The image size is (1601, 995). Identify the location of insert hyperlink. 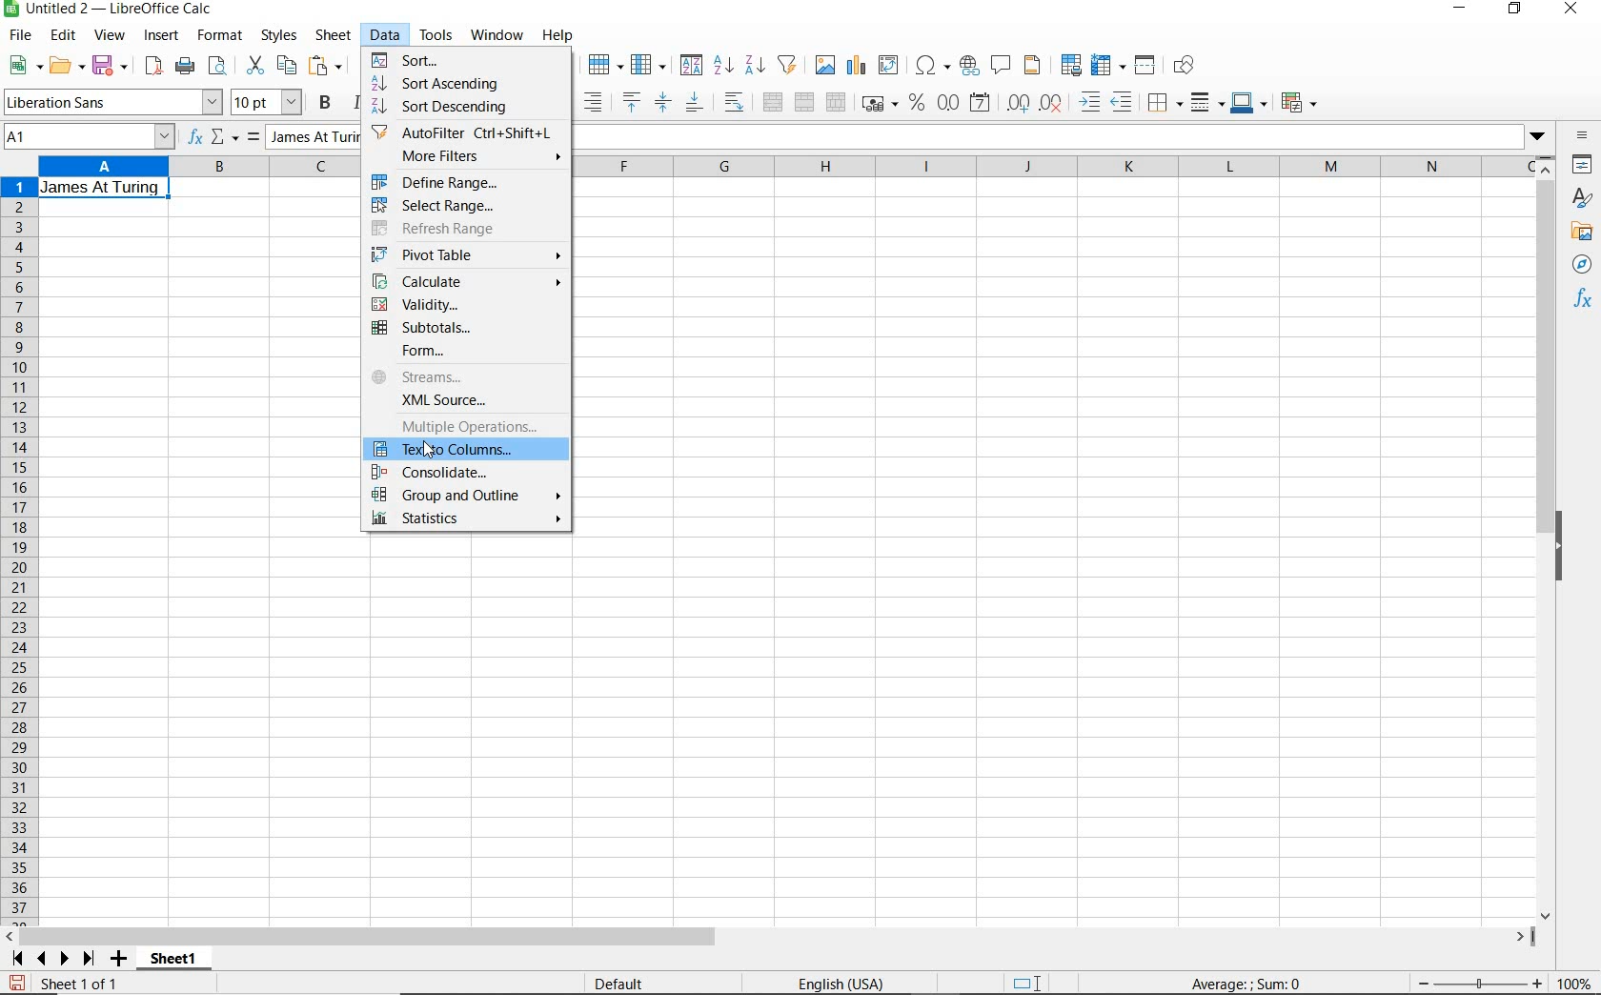
(970, 68).